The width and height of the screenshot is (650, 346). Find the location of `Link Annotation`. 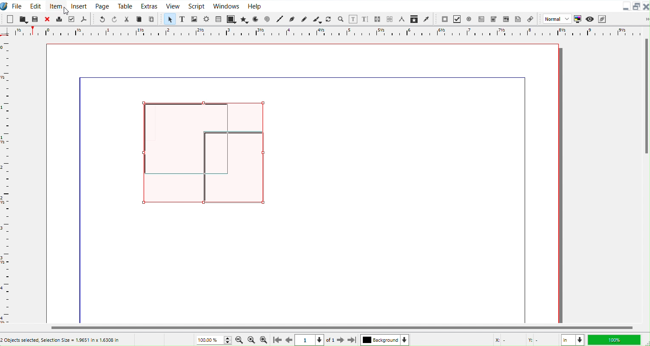

Link Annotation is located at coordinates (530, 19).